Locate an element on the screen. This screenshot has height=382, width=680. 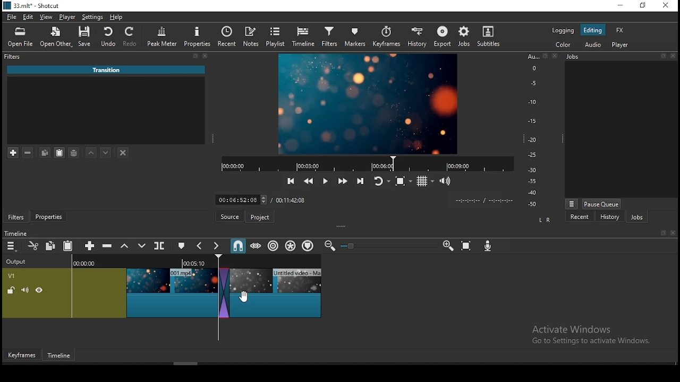
filters is located at coordinates (16, 217).